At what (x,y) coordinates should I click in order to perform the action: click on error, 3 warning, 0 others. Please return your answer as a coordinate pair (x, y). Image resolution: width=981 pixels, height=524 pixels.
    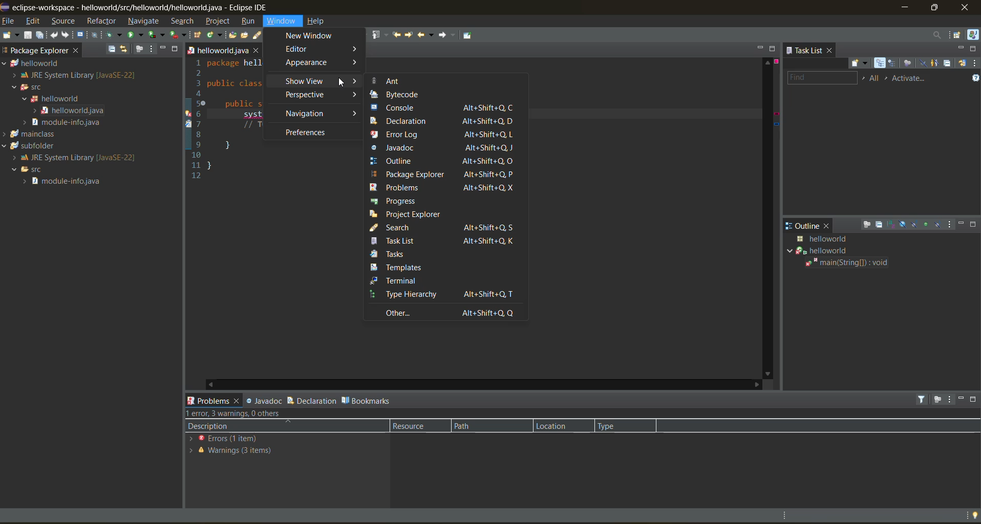
    Looking at the image, I should click on (269, 414).